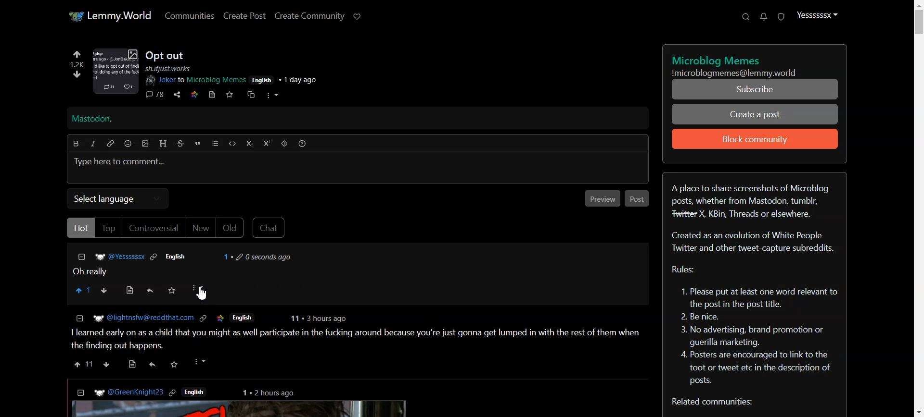 This screenshot has height=417, width=924. Describe the element at coordinates (310, 16) in the screenshot. I see `Create Community` at that location.